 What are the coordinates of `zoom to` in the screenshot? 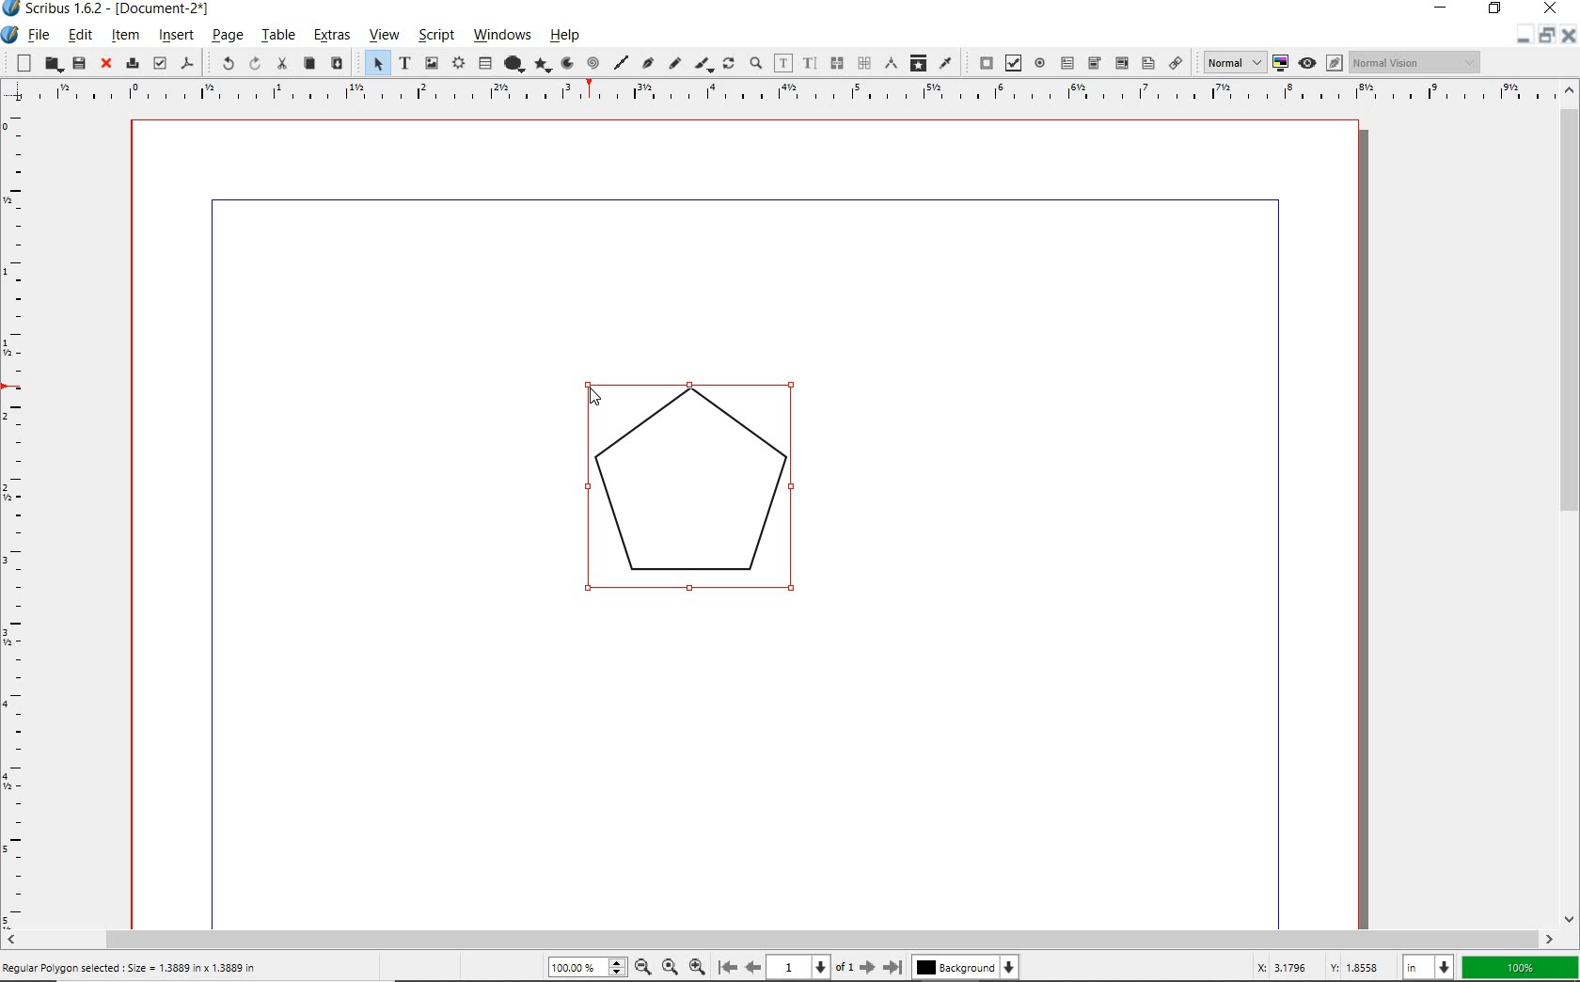 It's located at (669, 967).